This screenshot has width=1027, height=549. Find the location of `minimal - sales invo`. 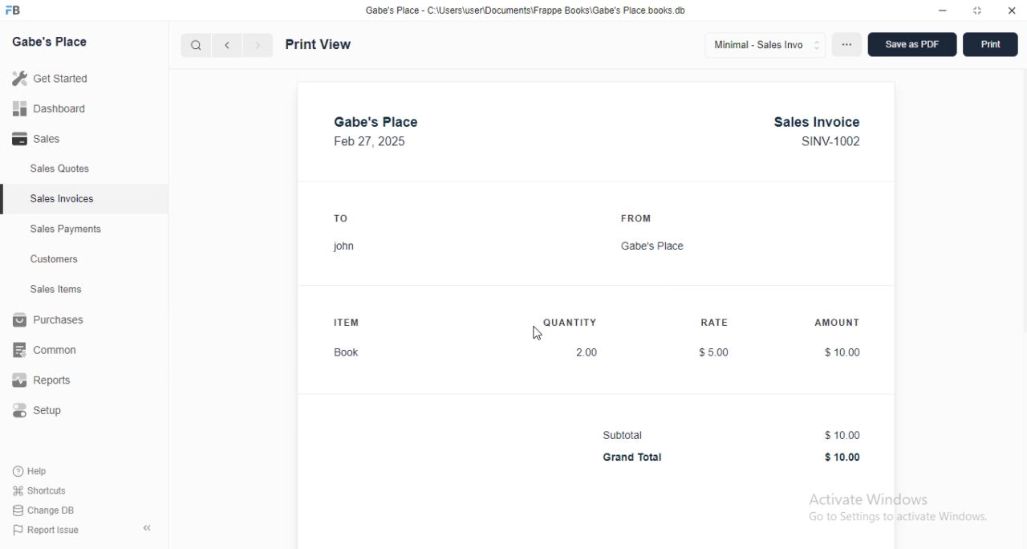

minimal - sales invo is located at coordinates (765, 45).